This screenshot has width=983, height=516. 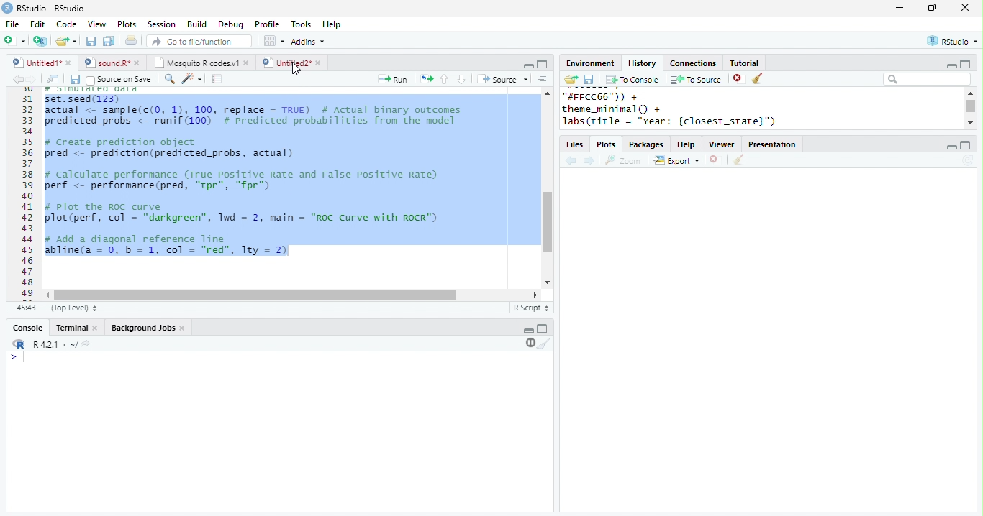 I want to click on Source on Save, so click(x=117, y=80).